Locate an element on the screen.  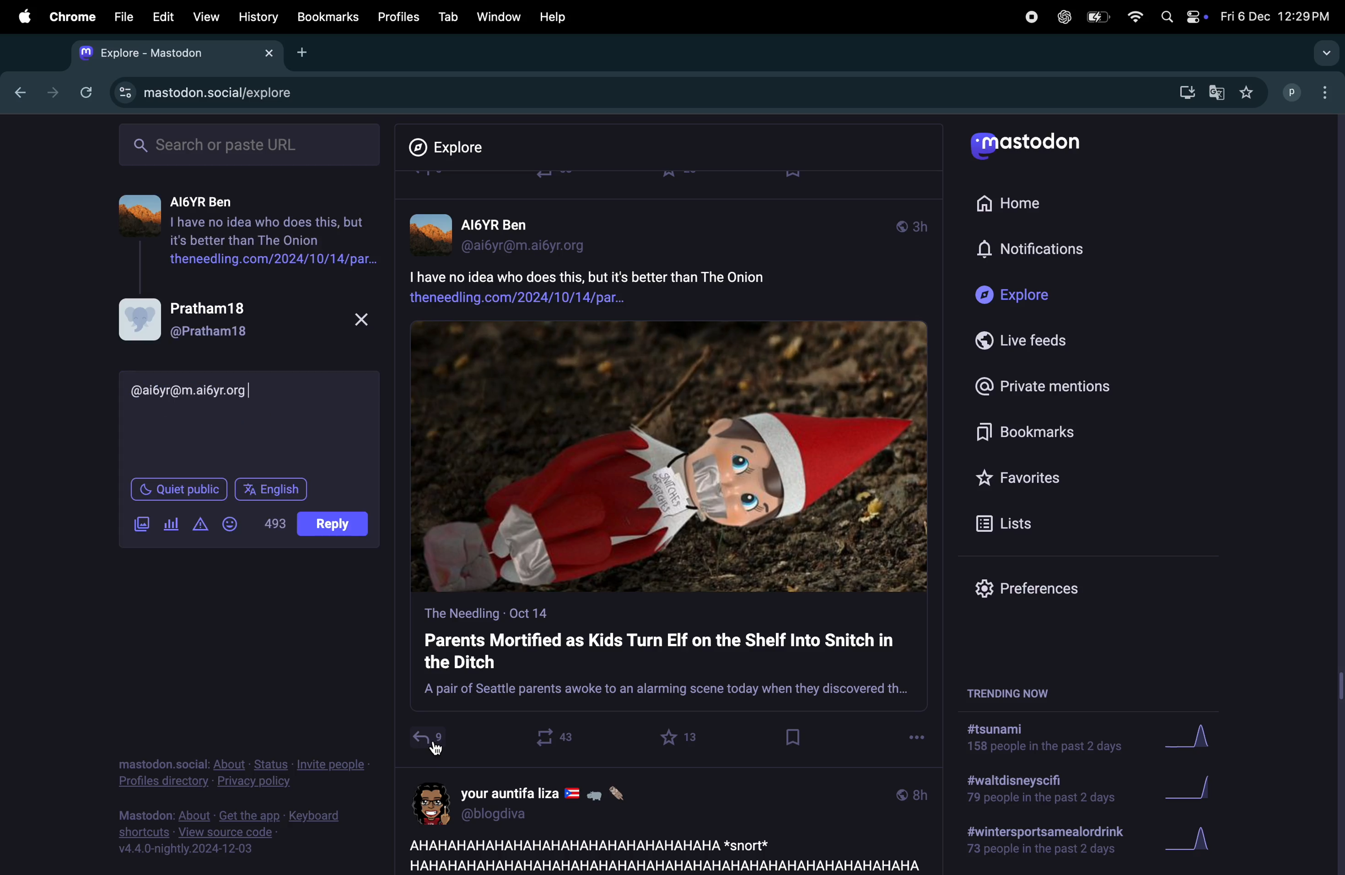
private mentions is located at coordinates (1041, 385).